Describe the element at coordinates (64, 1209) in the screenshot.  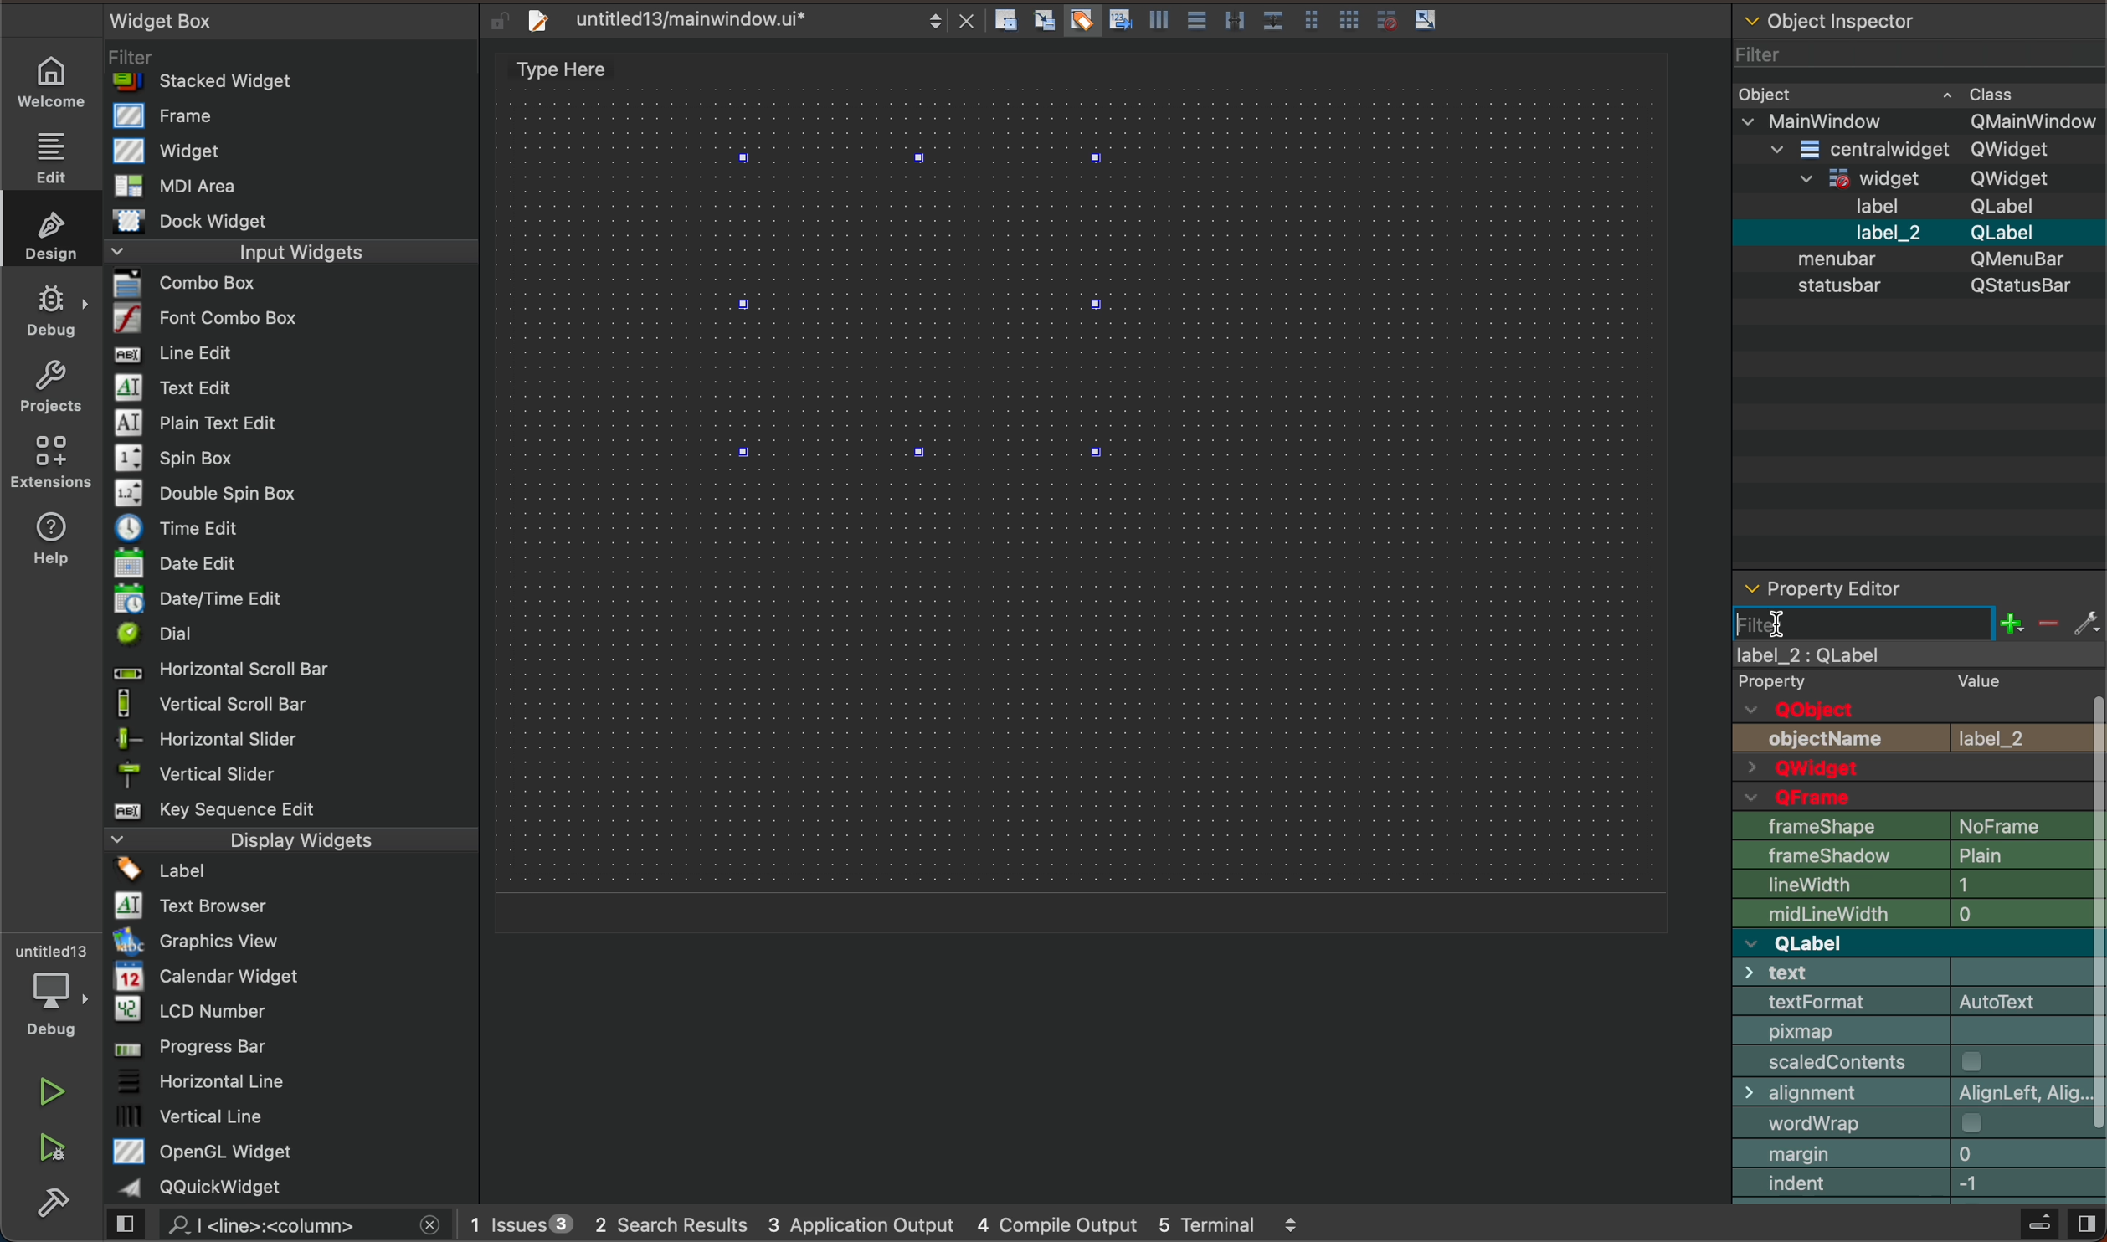
I see `build` at that location.